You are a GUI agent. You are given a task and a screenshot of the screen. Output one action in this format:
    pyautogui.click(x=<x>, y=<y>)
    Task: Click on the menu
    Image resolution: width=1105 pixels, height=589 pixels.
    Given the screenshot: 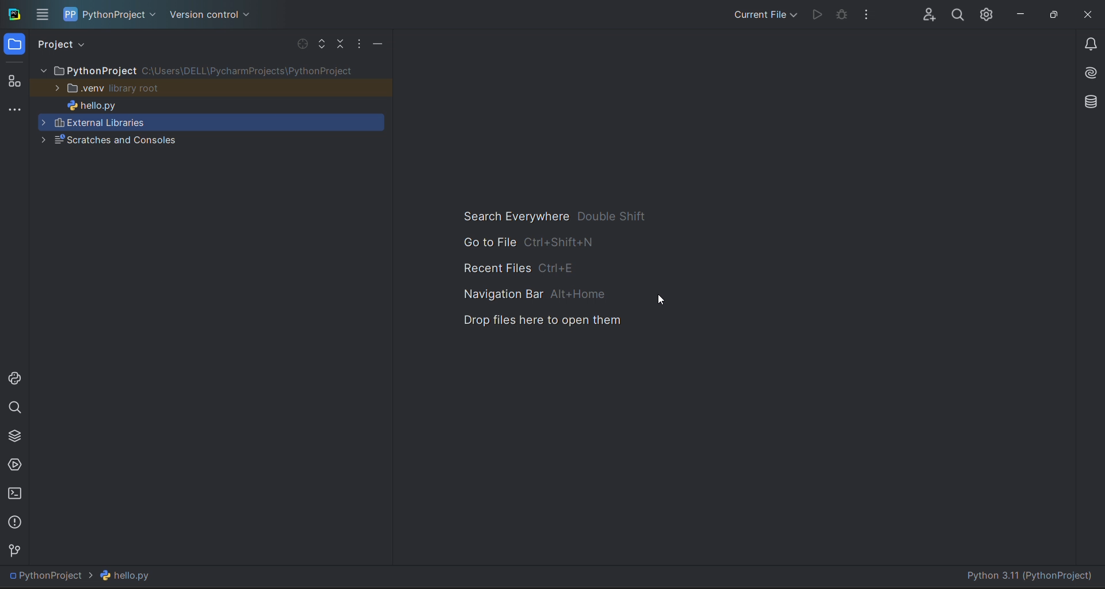 What is the action you would take?
    pyautogui.click(x=41, y=14)
    